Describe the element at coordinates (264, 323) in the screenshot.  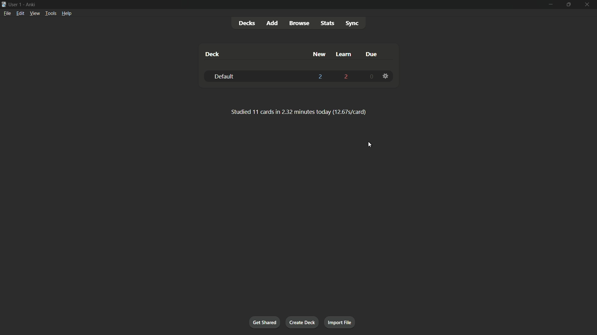
I see `get shared` at that location.